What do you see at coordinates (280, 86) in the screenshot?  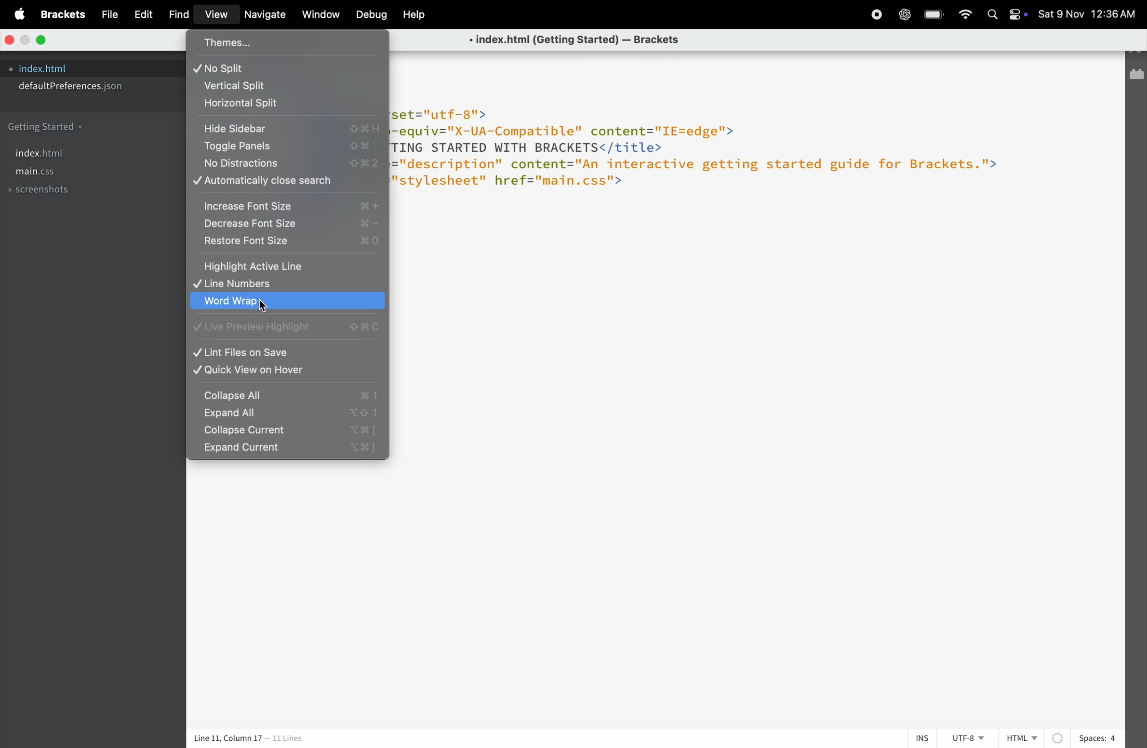 I see `vertical split` at bounding box center [280, 86].